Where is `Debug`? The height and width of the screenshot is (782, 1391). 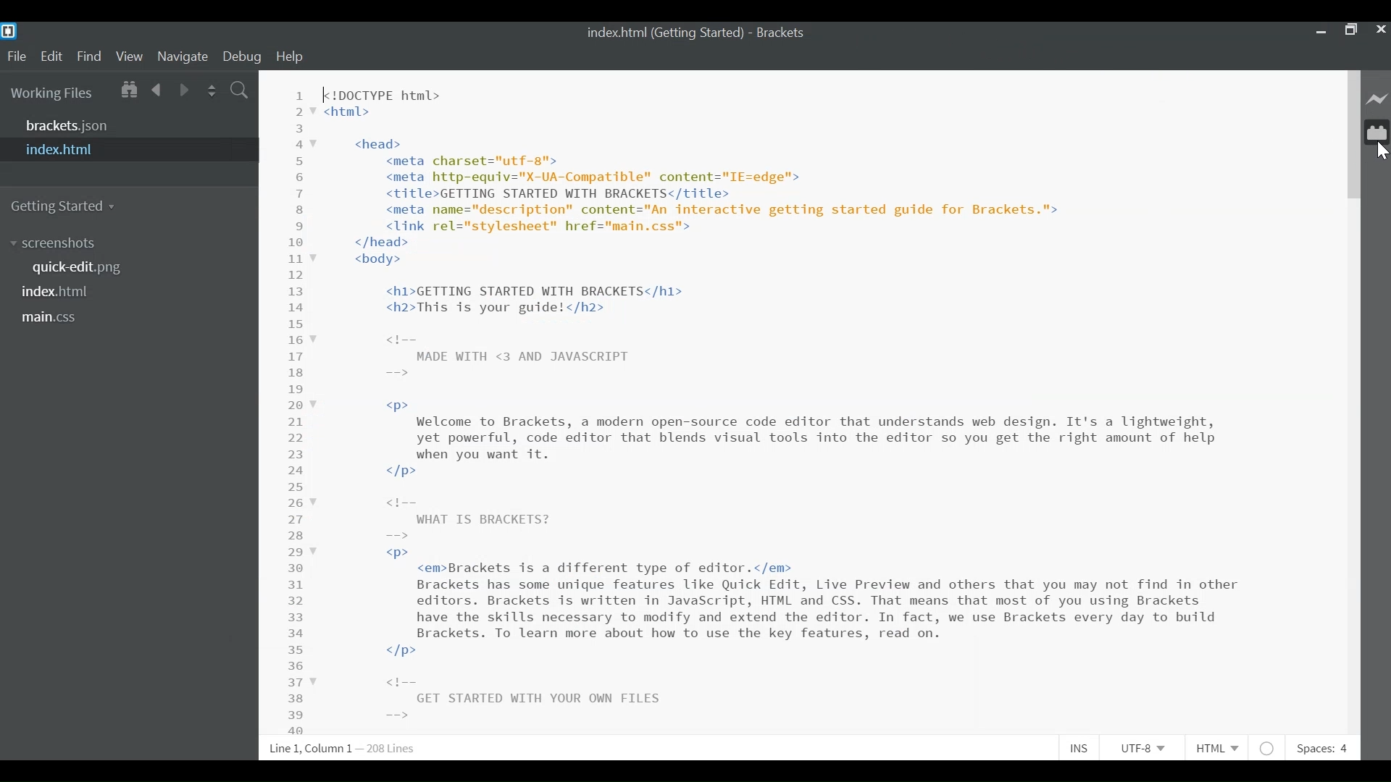 Debug is located at coordinates (244, 58).